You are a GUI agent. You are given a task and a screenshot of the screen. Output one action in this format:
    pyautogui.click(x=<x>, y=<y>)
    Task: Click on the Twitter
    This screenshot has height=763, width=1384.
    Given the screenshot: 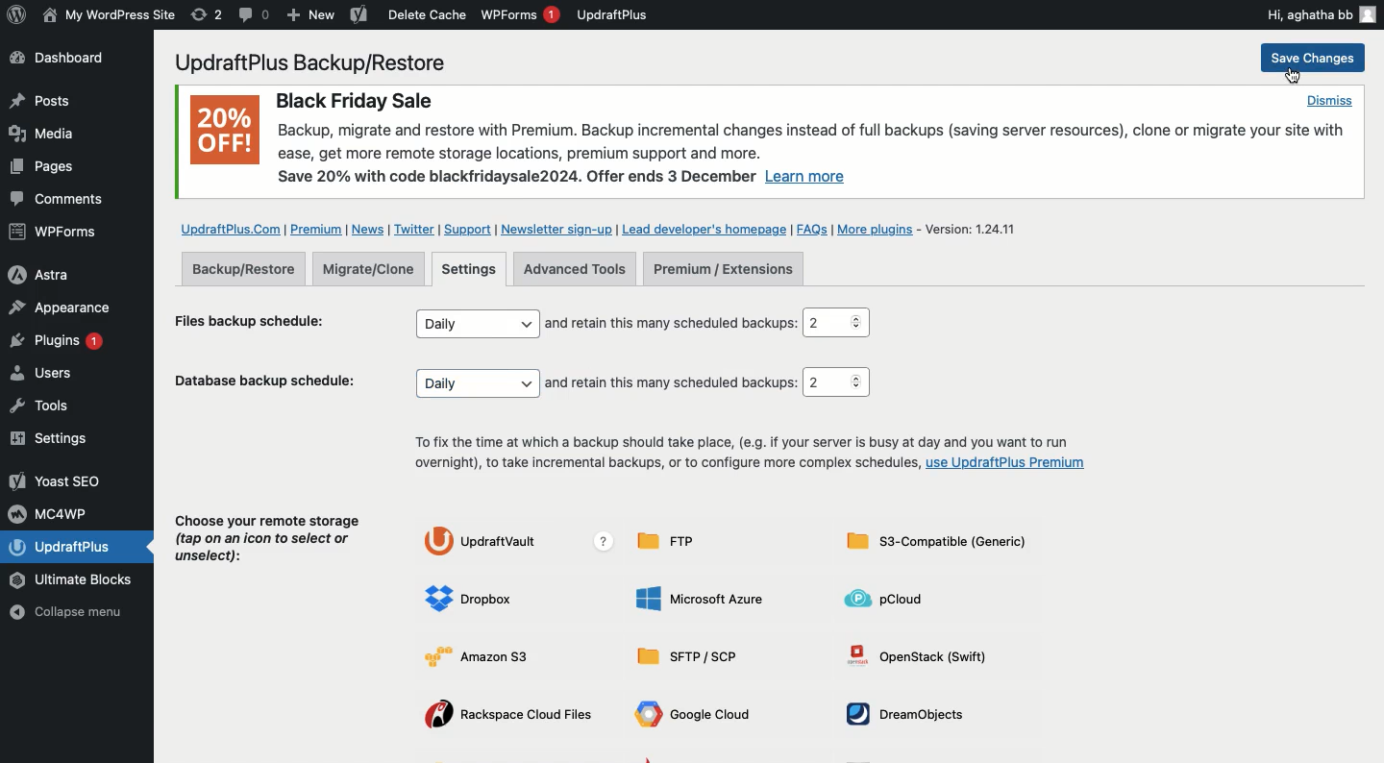 What is the action you would take?
    pyautogui.click(x=414, y=230)
    